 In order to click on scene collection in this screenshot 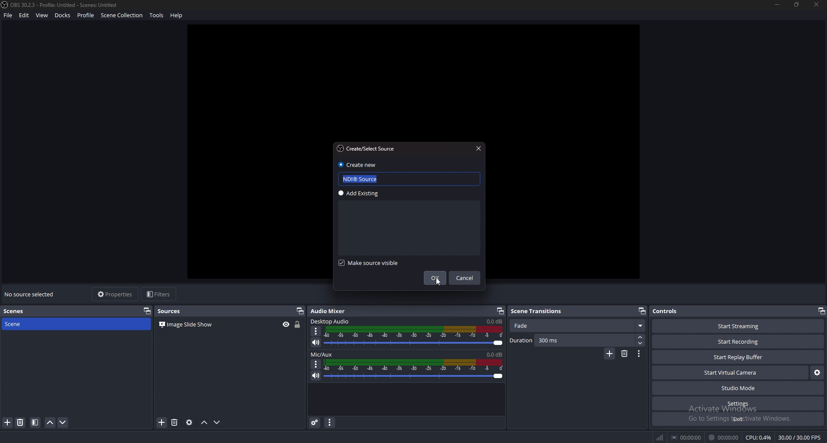, I will do `click(122, 15)`.